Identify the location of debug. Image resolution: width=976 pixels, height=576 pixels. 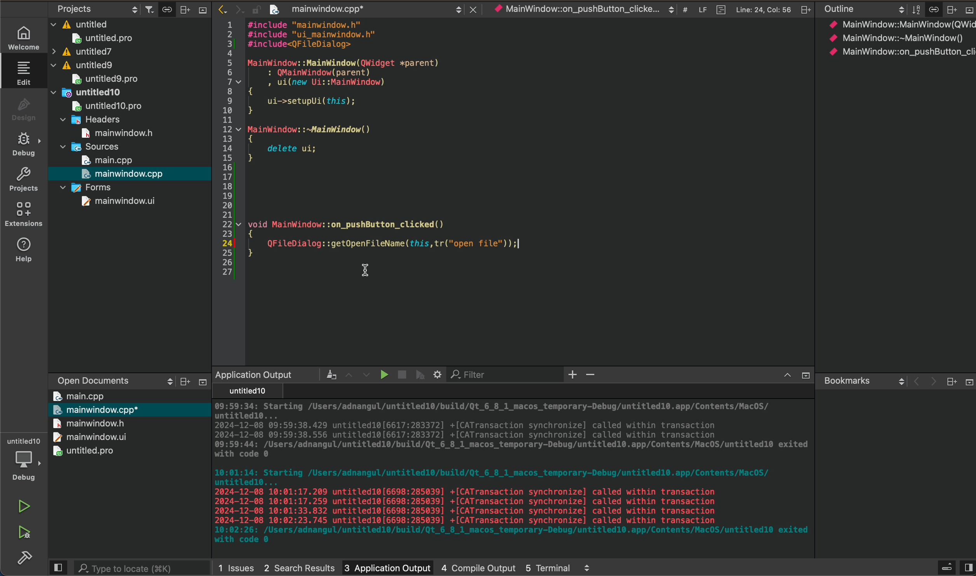
(23, 145).